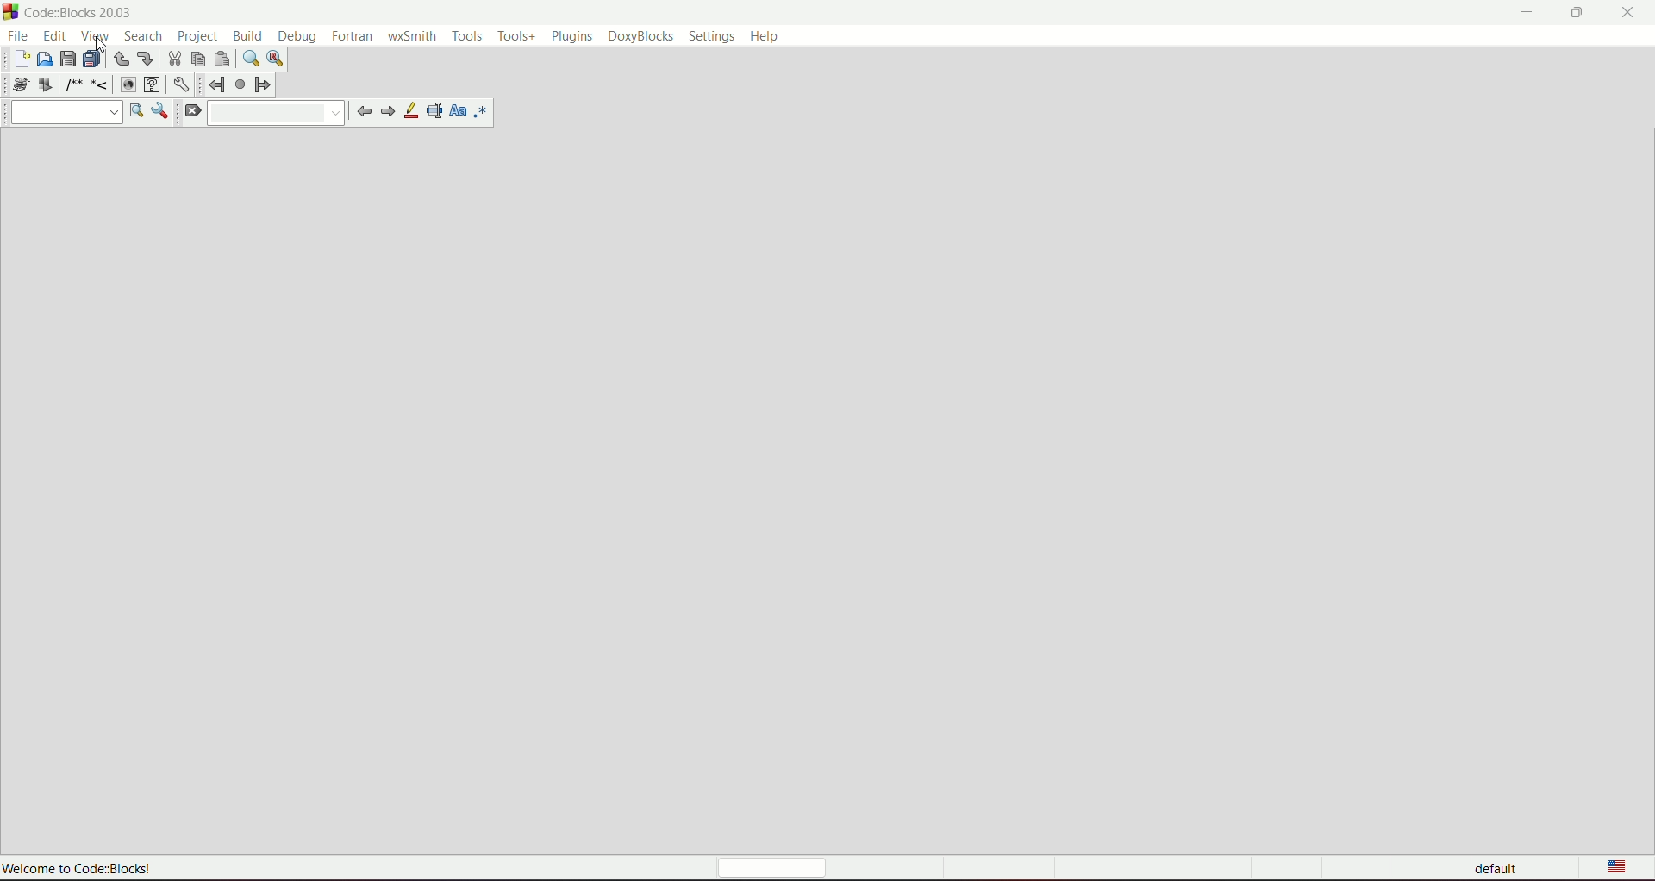 The width and height of the screenshot is (1655, 881). What do you see at coordinates (1500, 870) in the screenshot?
I see `default` at bounding box center [1500, 870].